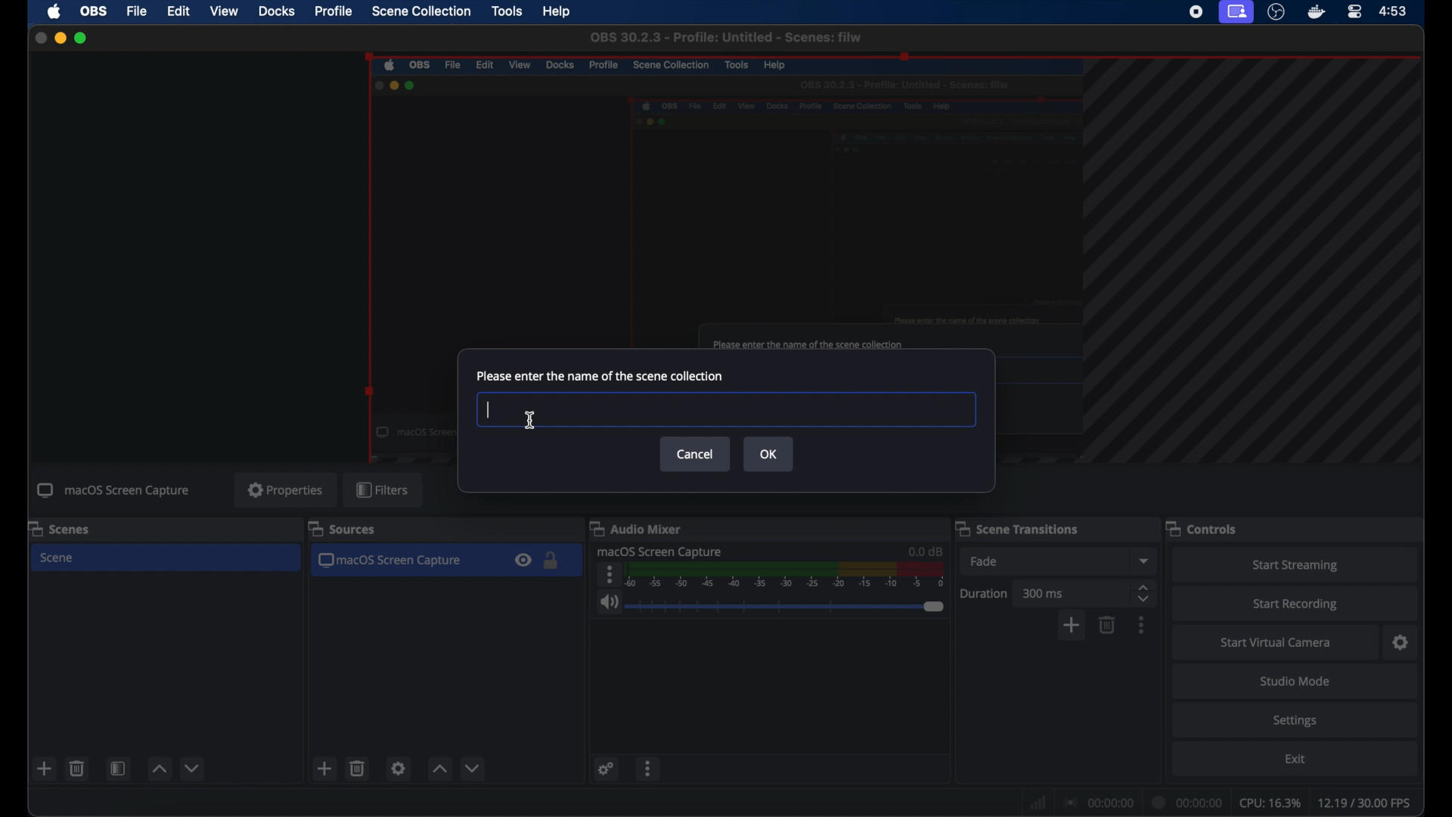 The height and width of the screenshot is (817, 1452). What do you see at coordinates (439, 769) in the screenshot?
I see `increment` at bounding box center [439, 769].